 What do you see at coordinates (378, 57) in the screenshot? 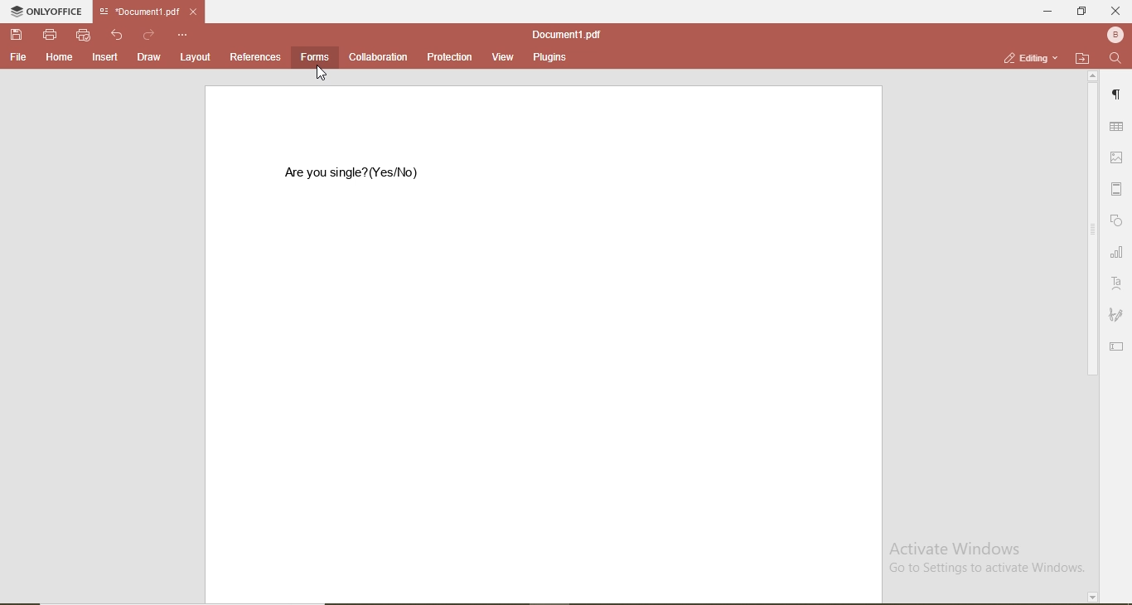
I see `collaboration` at bounding box center [378, 57].